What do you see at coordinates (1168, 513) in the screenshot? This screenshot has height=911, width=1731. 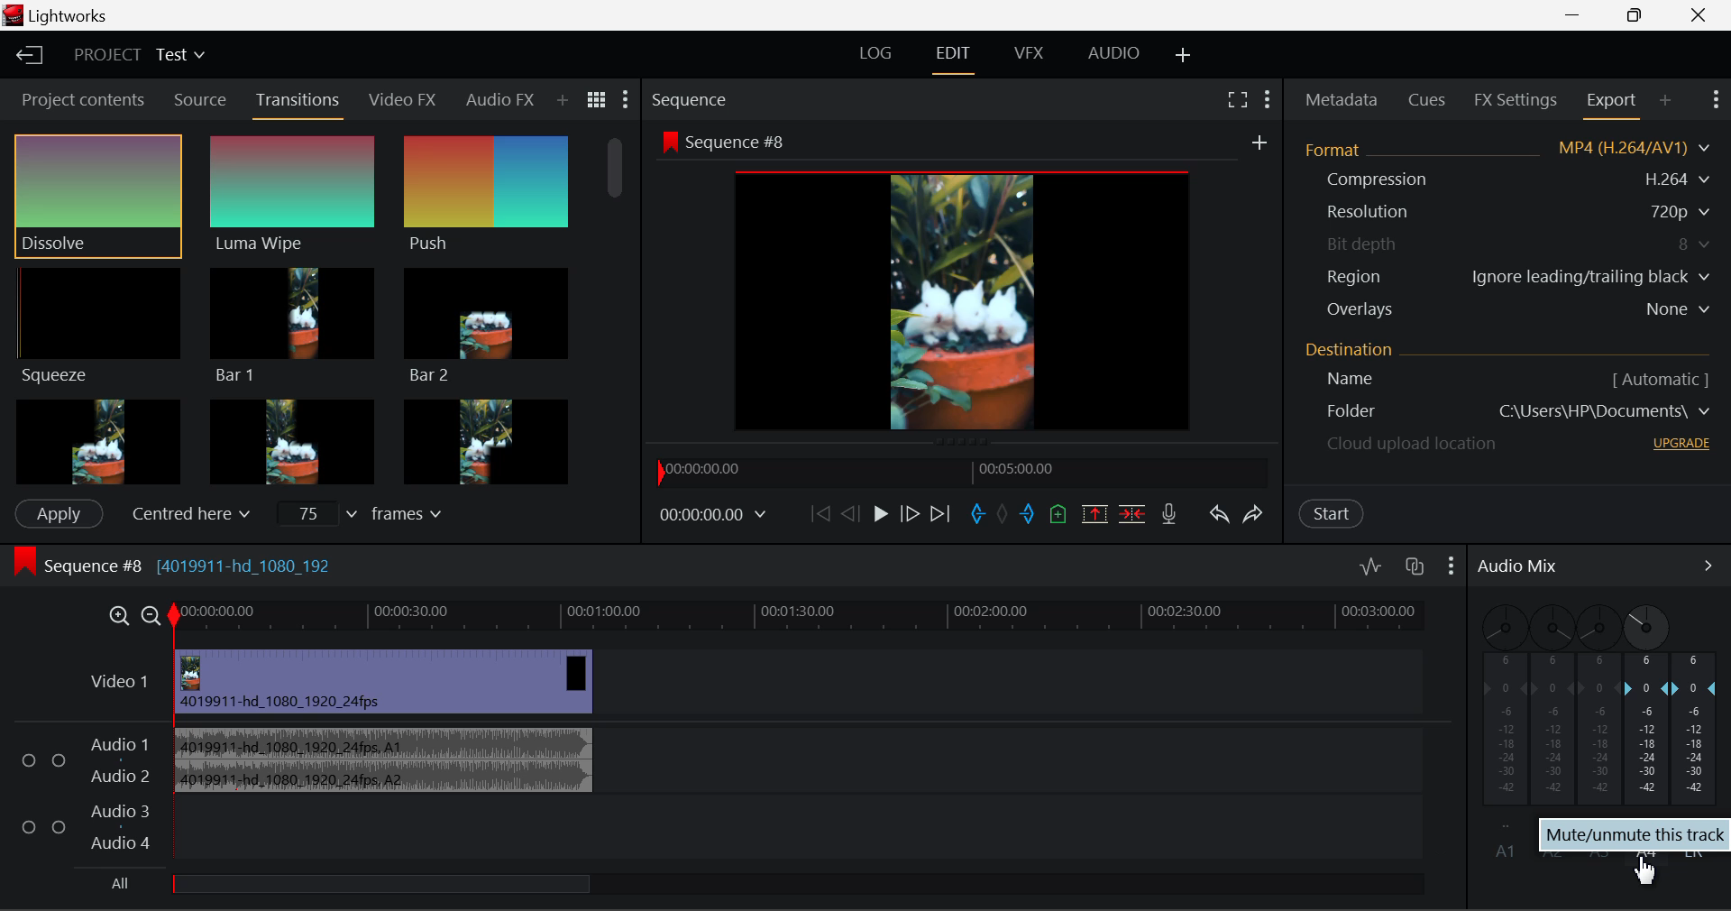 I see `Record Voiceover` at bounding box center [1168, 513].